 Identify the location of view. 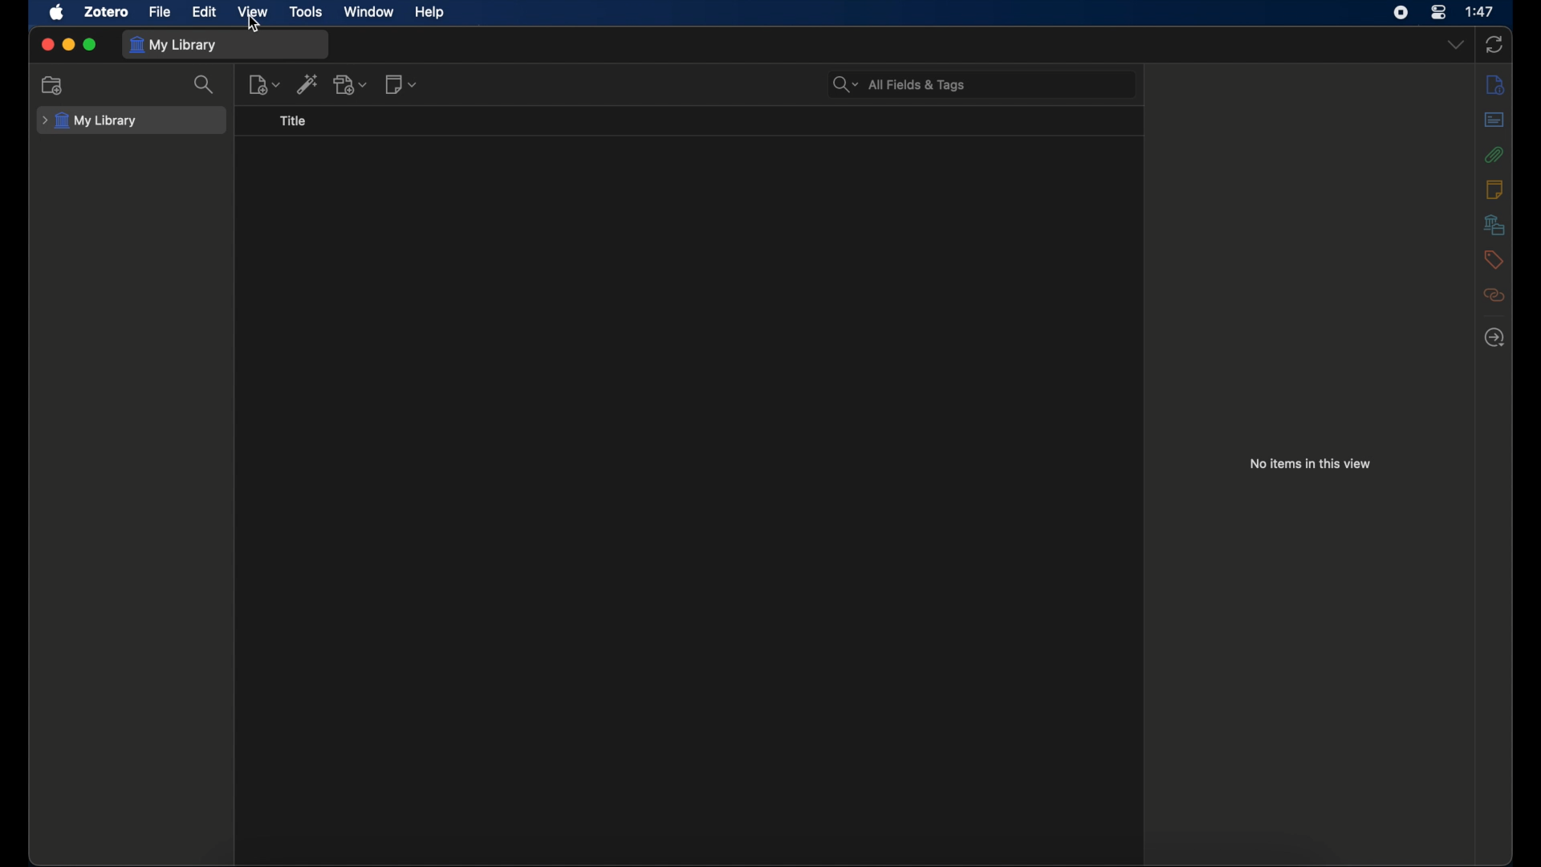
(251, 11).